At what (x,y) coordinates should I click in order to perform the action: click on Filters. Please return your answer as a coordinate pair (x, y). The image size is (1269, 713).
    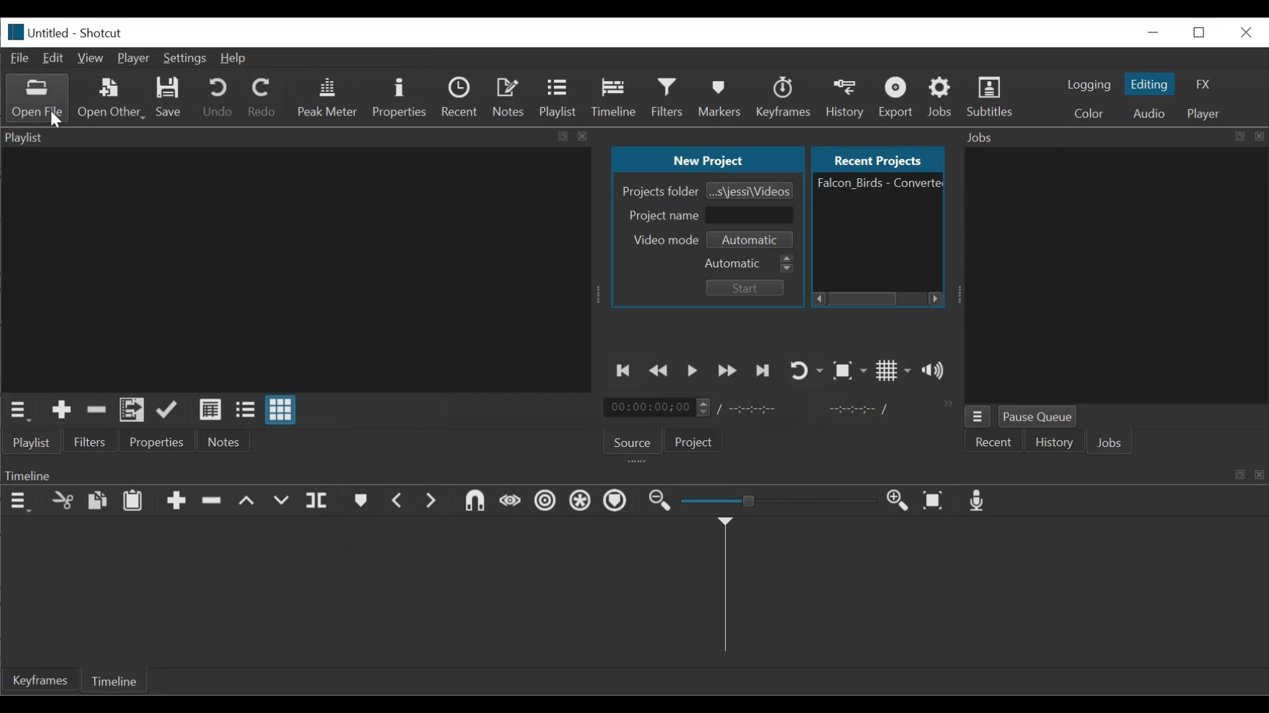
    Looking at the image, I should click on (89, 440).